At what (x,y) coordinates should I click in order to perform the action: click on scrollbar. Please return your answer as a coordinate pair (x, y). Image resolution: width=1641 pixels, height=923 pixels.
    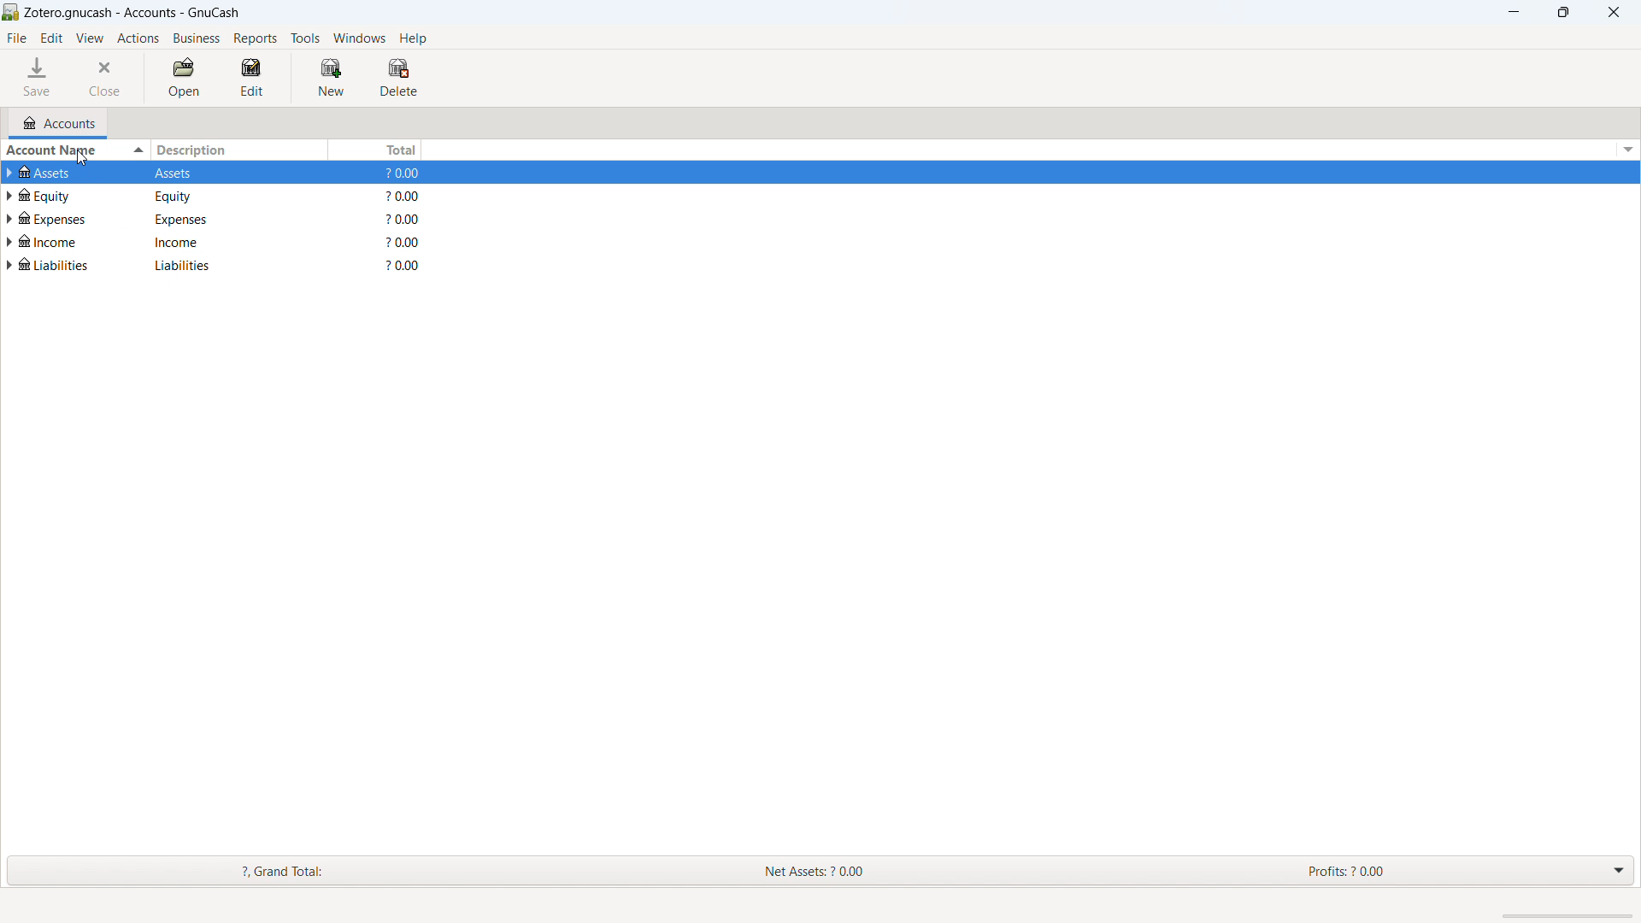
    Looking at the image, I should click on (1567, 916).